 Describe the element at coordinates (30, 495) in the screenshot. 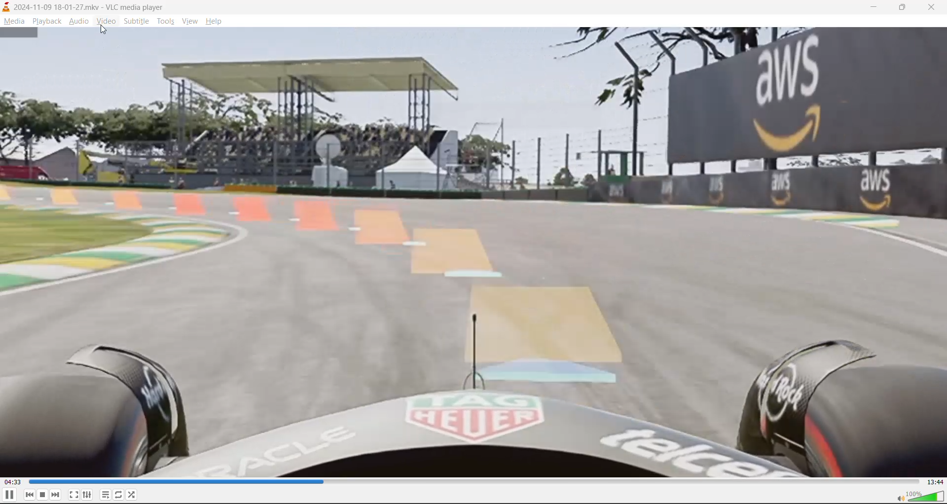

I see `previous` at that location.